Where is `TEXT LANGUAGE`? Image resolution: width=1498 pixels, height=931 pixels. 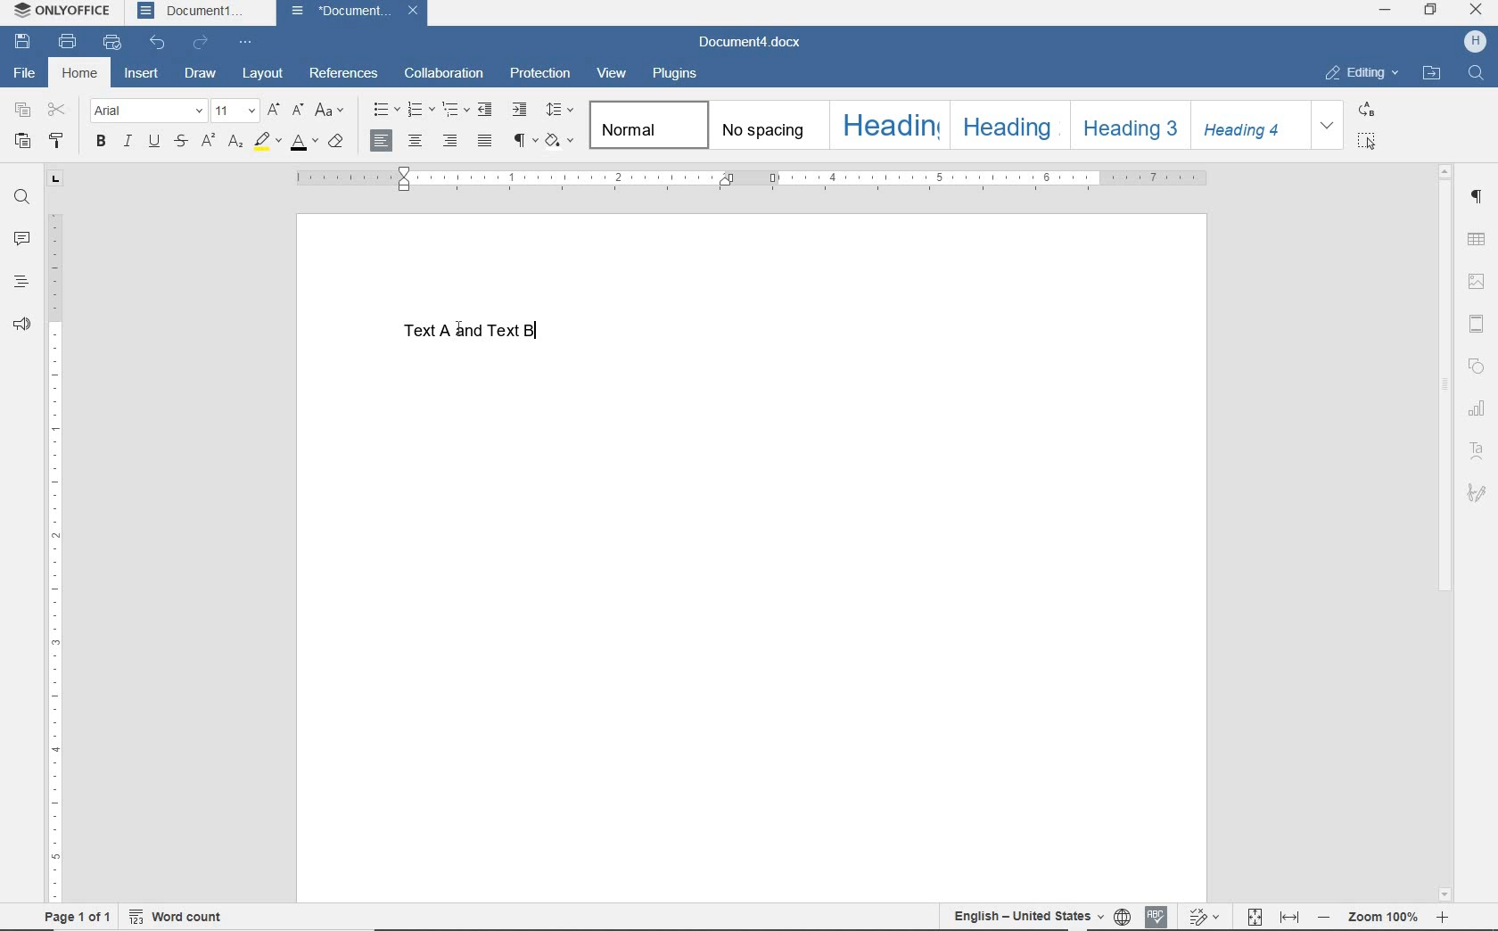
TEXT LANGUAGE is located at coordinates (1026, 915).